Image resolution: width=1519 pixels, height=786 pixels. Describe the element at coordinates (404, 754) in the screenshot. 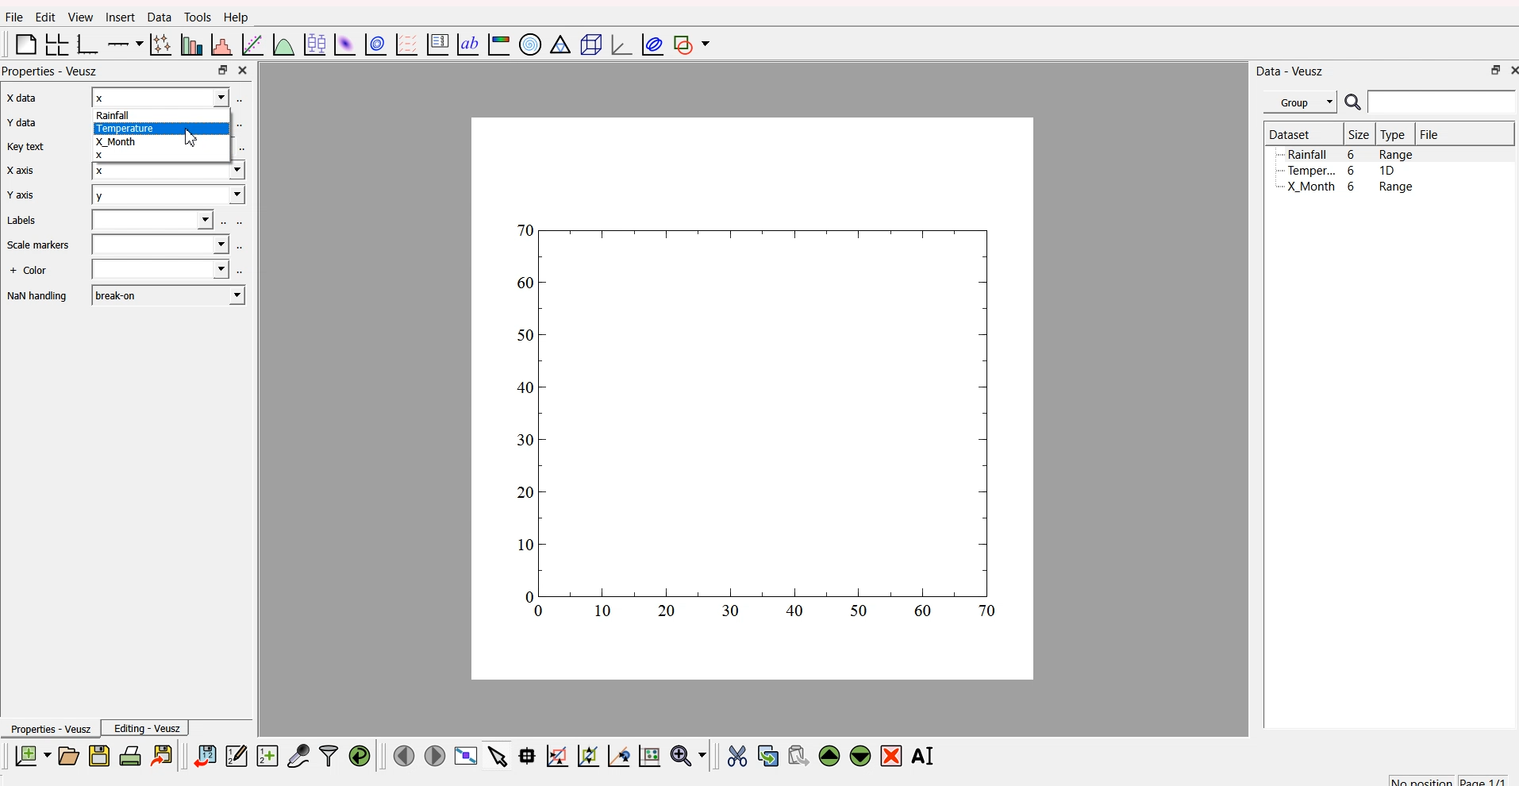

I see `move to previous page` at that location.